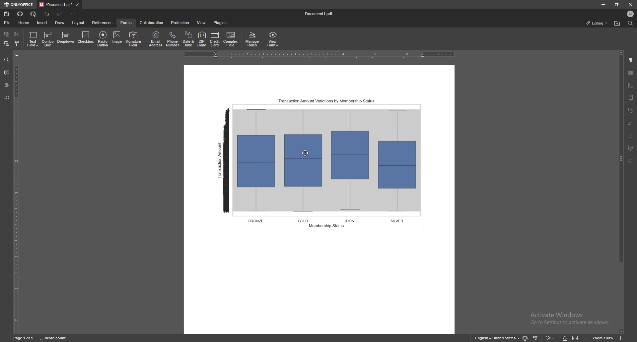 This screenshot has height=342, width=637. What do you see at coordinates (103, 39) in the screenshot?
I see `radio button` at bounding box center [103, 39].